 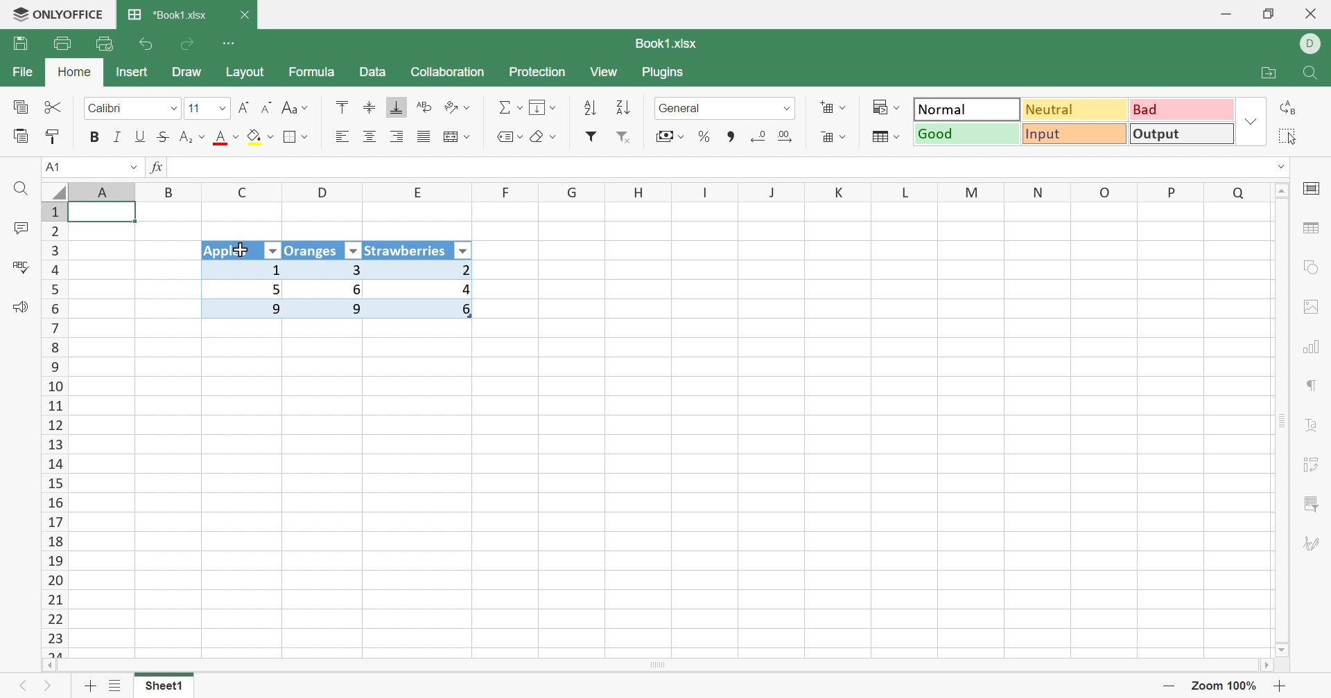 I want to click on Feedback & Support, so click(x=22, y=309).